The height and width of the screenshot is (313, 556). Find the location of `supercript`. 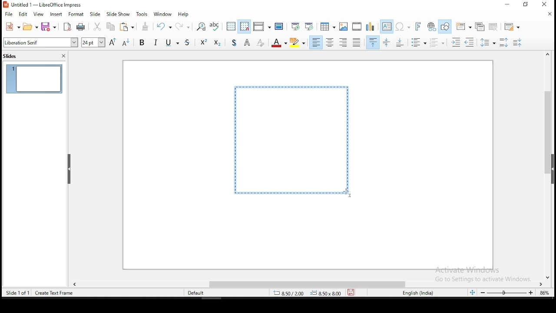

supercript is located at coordinates (202, 43).